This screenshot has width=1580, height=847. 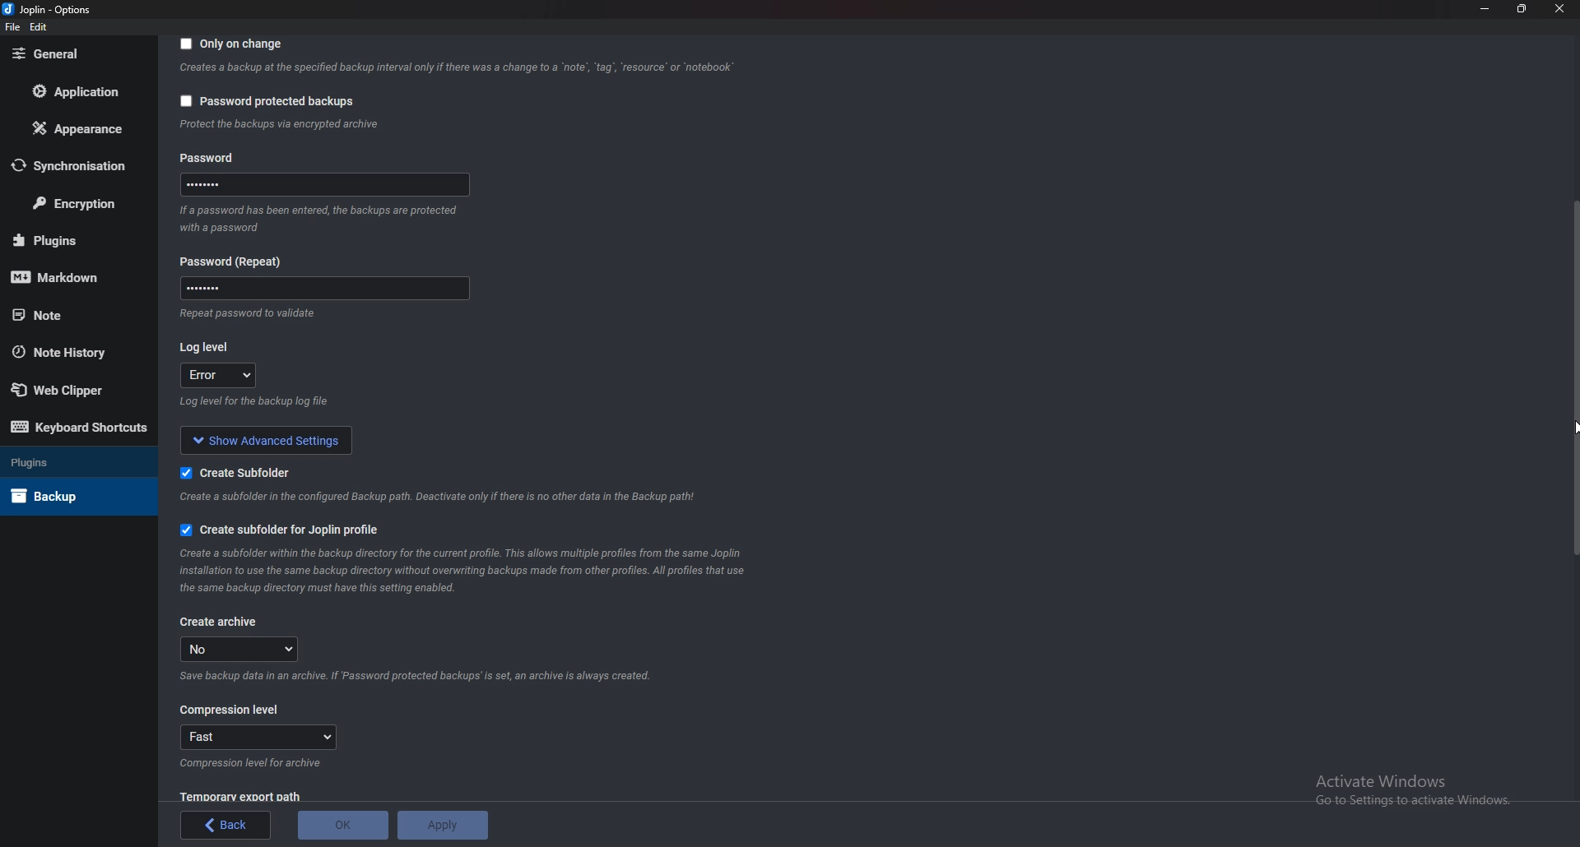 What do you see at coordinates (295, 527) in the screenshot?
I see `Create subfolder for joplin profile` at bounding box center [295, 527].